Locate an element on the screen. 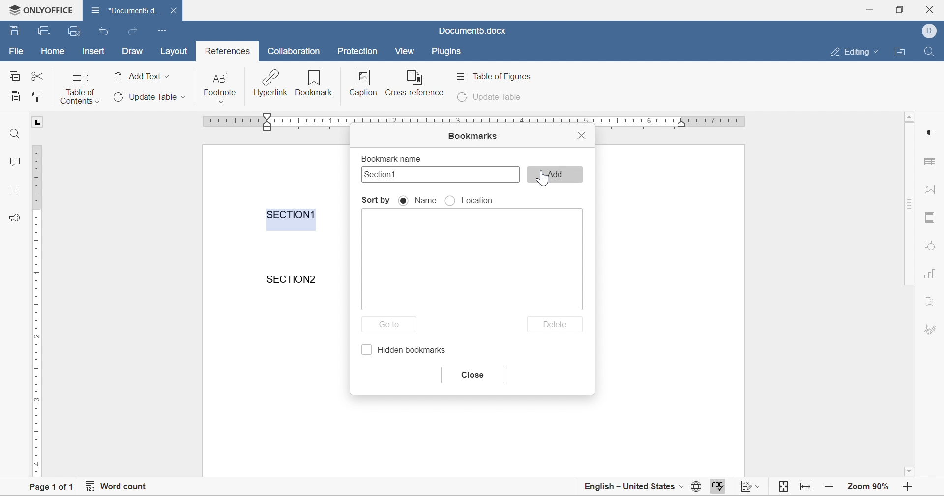 Image resolution: width=944 pixels, height=496 pixels. set document language is located at coordinates (696, 489).